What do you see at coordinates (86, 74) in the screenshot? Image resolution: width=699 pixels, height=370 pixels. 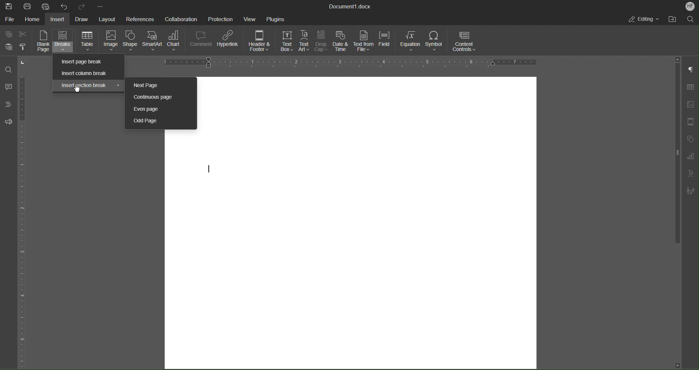 I see `Insert column break` at bounding box center [86, 74].